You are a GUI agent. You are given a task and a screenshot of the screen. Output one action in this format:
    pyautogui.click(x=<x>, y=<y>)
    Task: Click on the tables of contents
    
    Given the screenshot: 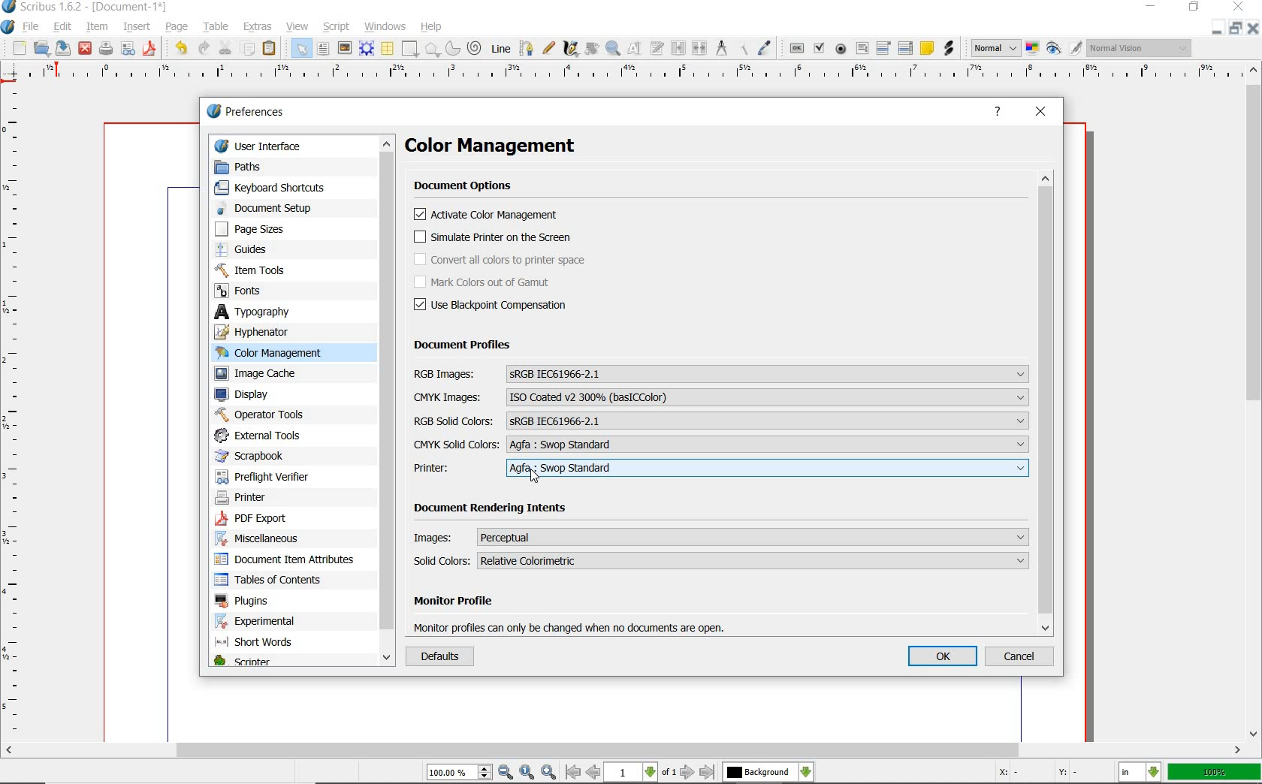 What is the action you would take?
    pyautogui.click(x=280, y=580)
    